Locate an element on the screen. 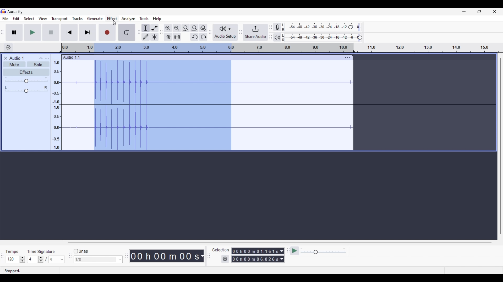  Collapse is located at coordinates (41, 58).